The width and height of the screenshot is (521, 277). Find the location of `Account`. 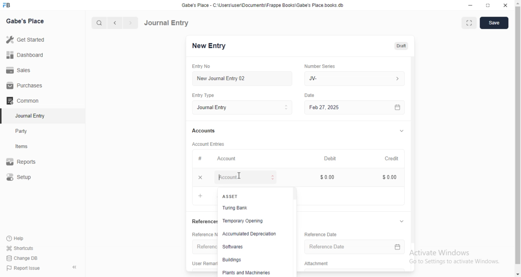

Account is located at coordinates (230, 159).